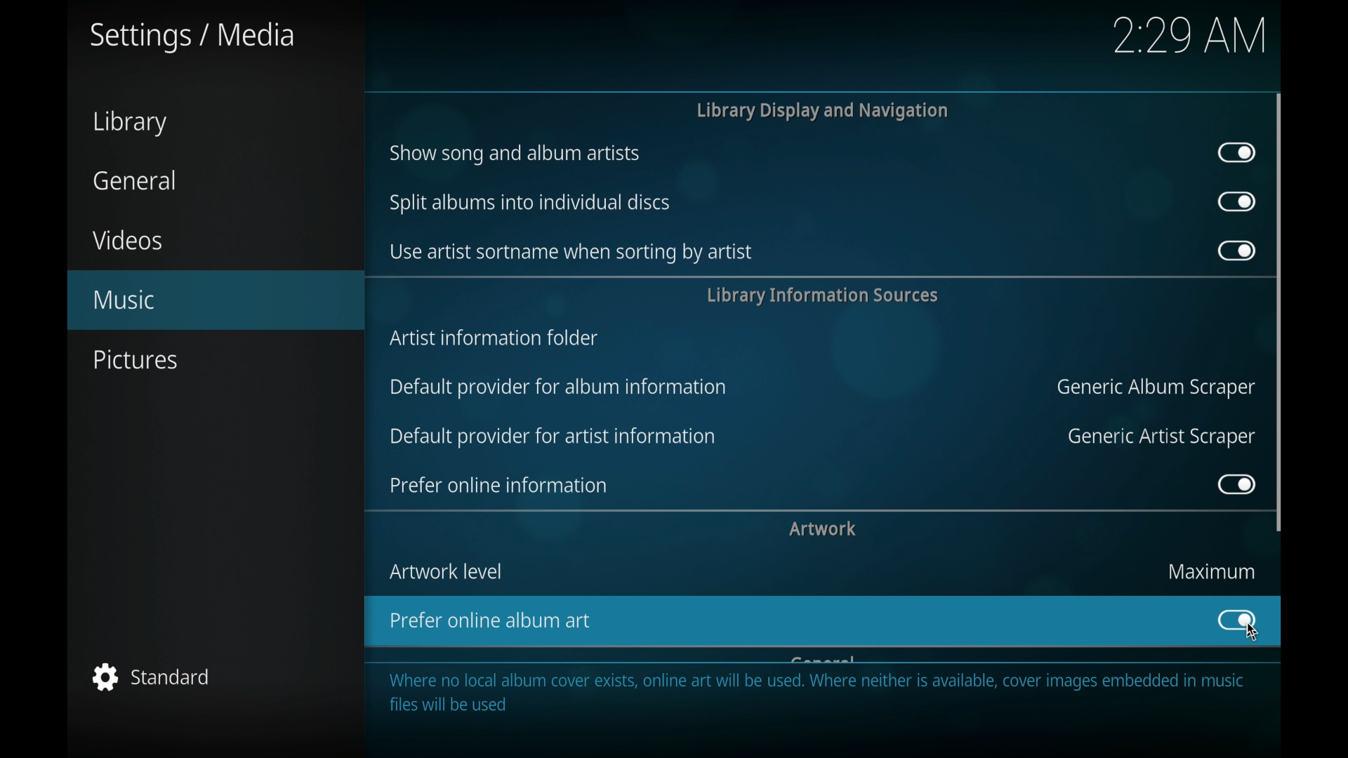 Image resolution: width=1348 pixels, height=758 pixels. Describe the element at coordinates (821, 295) in the screenshot. I see `library information services` at that location.